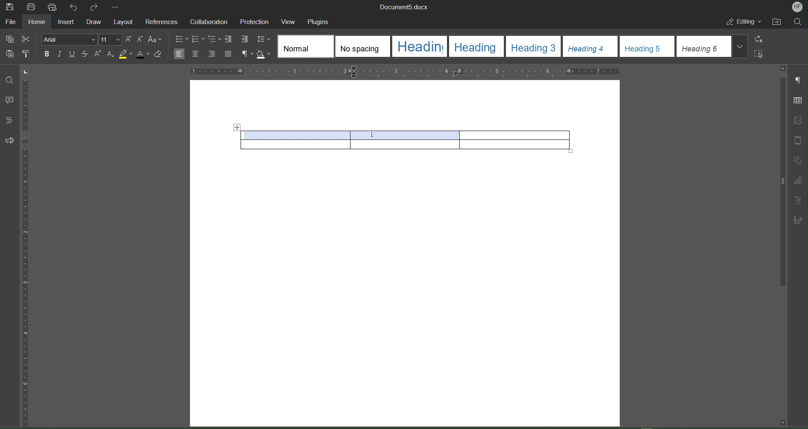 Image resolution: width=808 pixels, height=429 pixels. Describe the element at coordinates (800, 179) in the screenshot. I see `Graph Settings` at that location.